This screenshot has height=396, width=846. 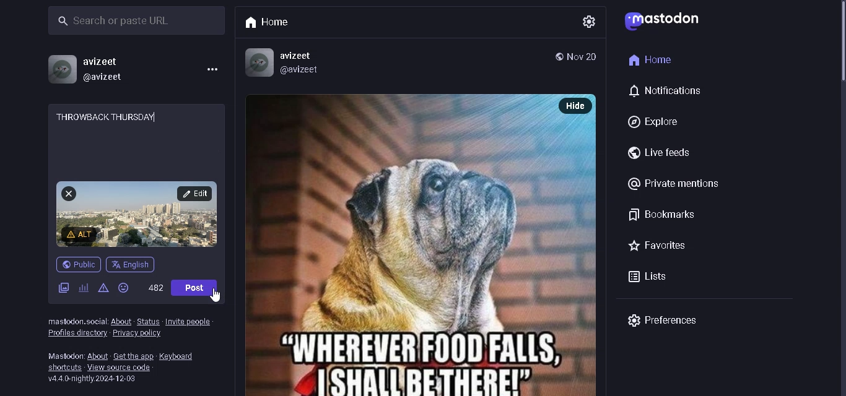 I want to click on text, so click(x=61, y=356).